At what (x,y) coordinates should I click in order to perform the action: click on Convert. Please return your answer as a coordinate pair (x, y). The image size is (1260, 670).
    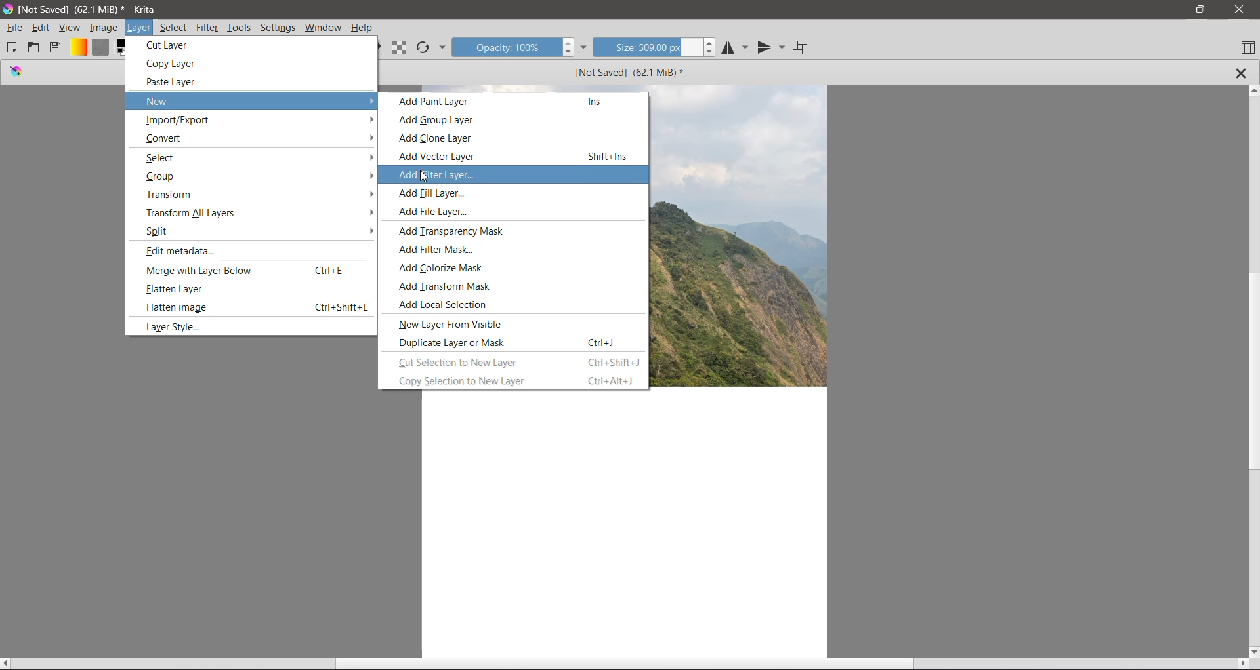
    Looking at the image, I should click on (257, 139).